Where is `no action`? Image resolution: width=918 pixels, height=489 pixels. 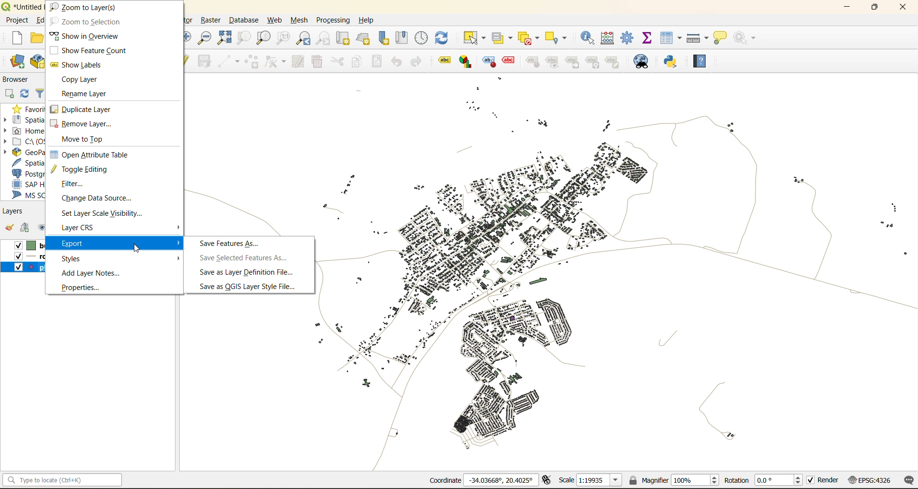 no action is located at coordinates (749, 38).